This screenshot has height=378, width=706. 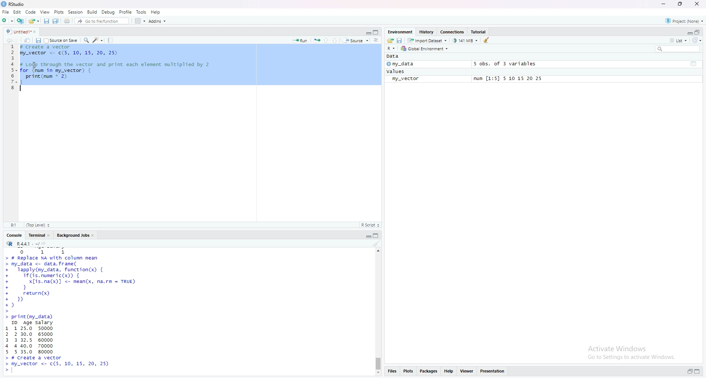 What do you see at coordinates (390, 40) in the screenshot?
I see `load workspace` at bounding box center [390, 40].